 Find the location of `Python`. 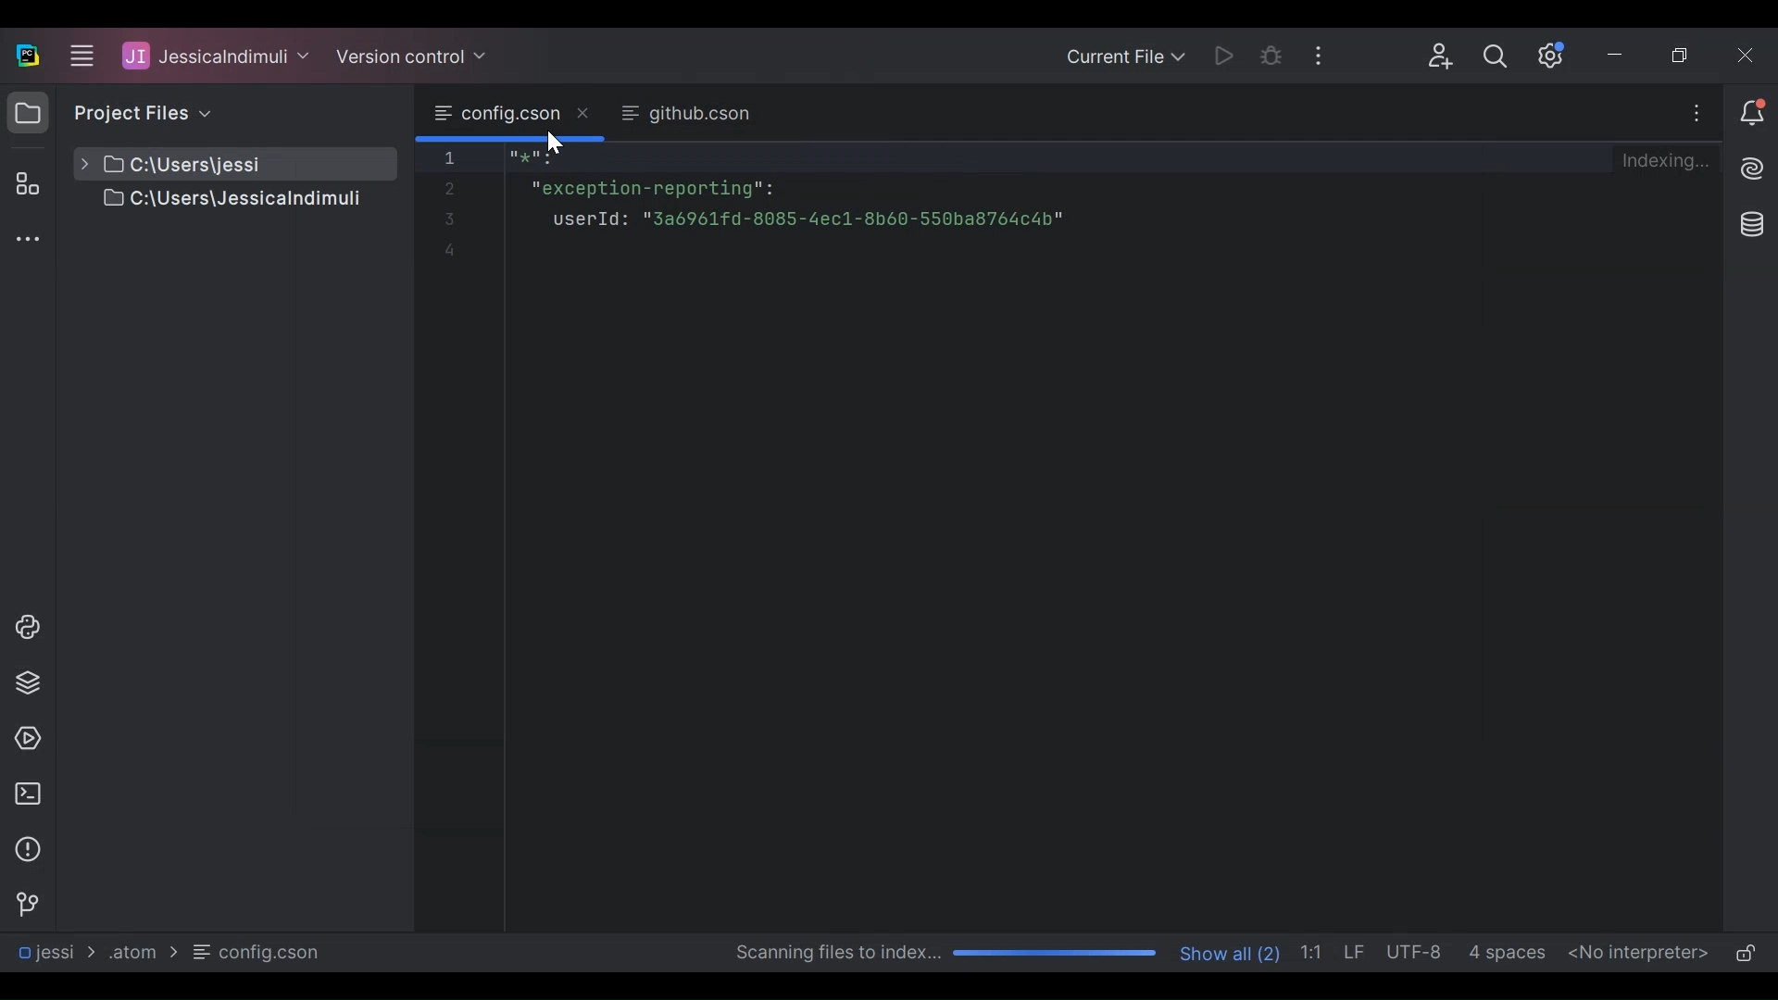

Python is located at coordinates (29, 682).